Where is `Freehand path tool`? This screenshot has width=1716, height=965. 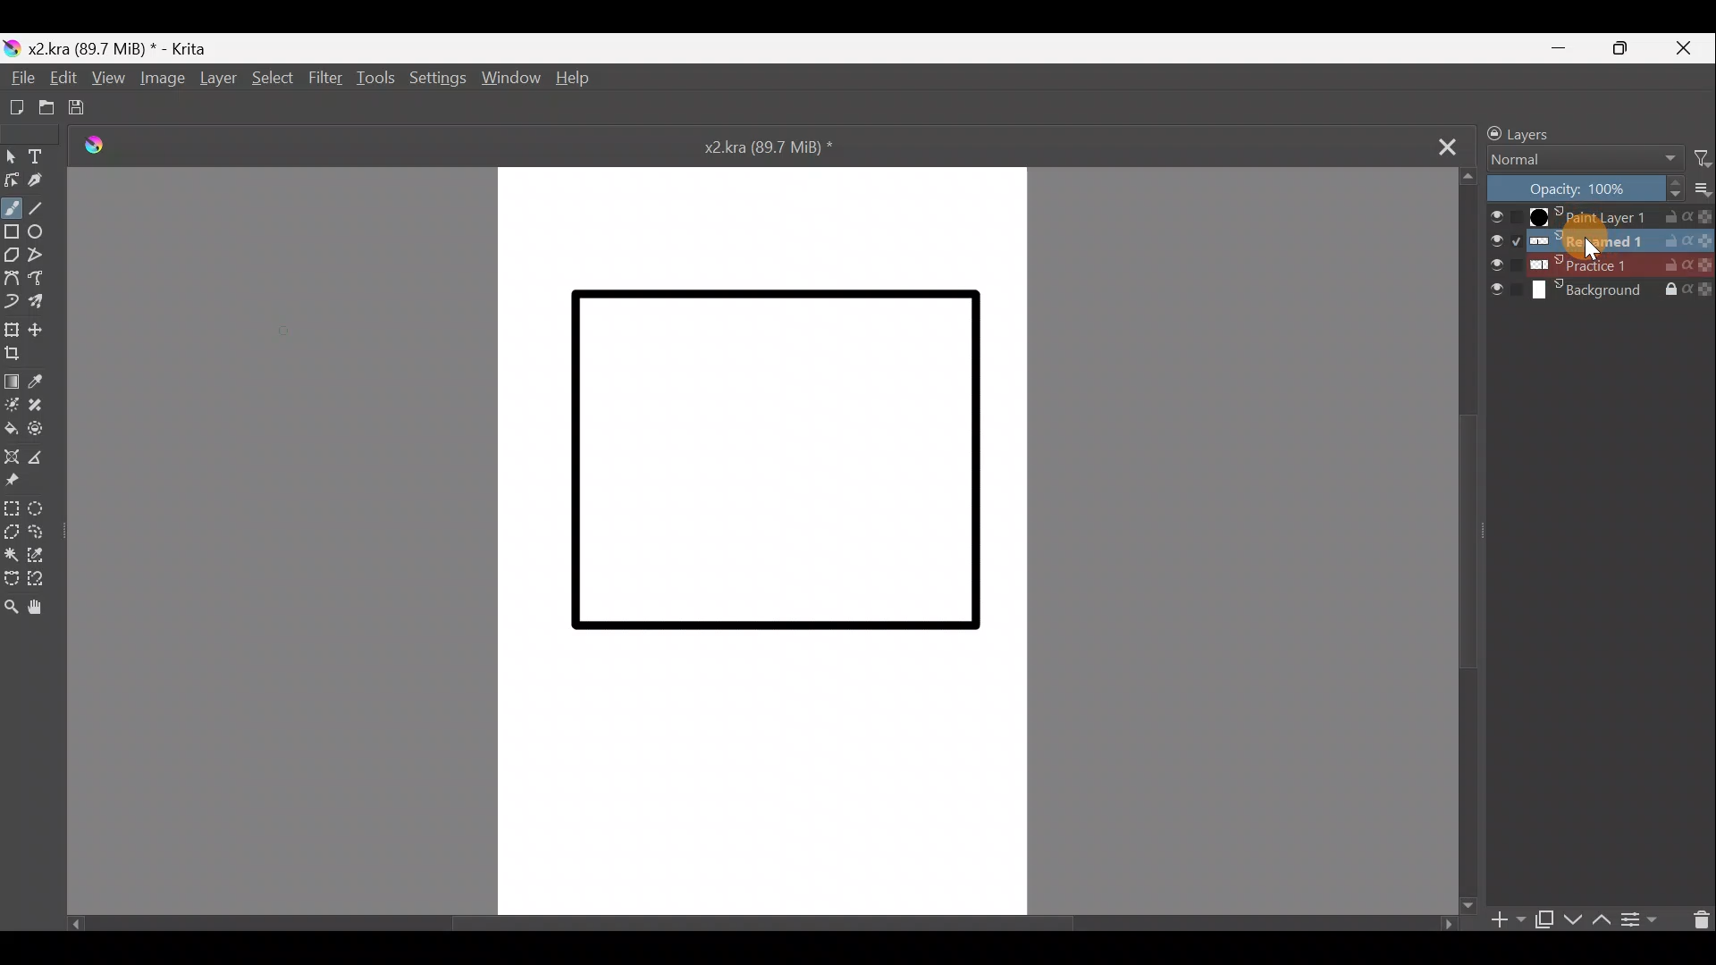 Freehand path tool is located at coordinates (39, 280).